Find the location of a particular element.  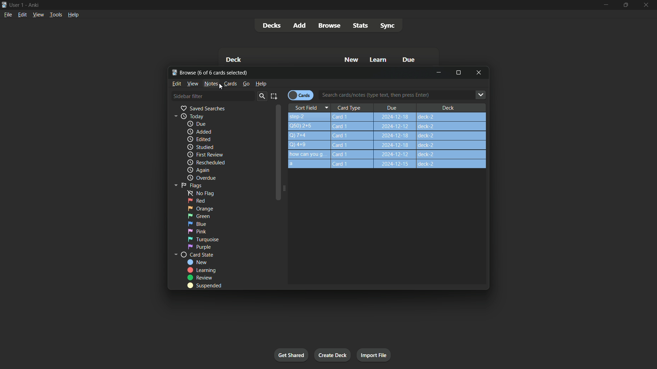

help is located at coordinates (261, 83).